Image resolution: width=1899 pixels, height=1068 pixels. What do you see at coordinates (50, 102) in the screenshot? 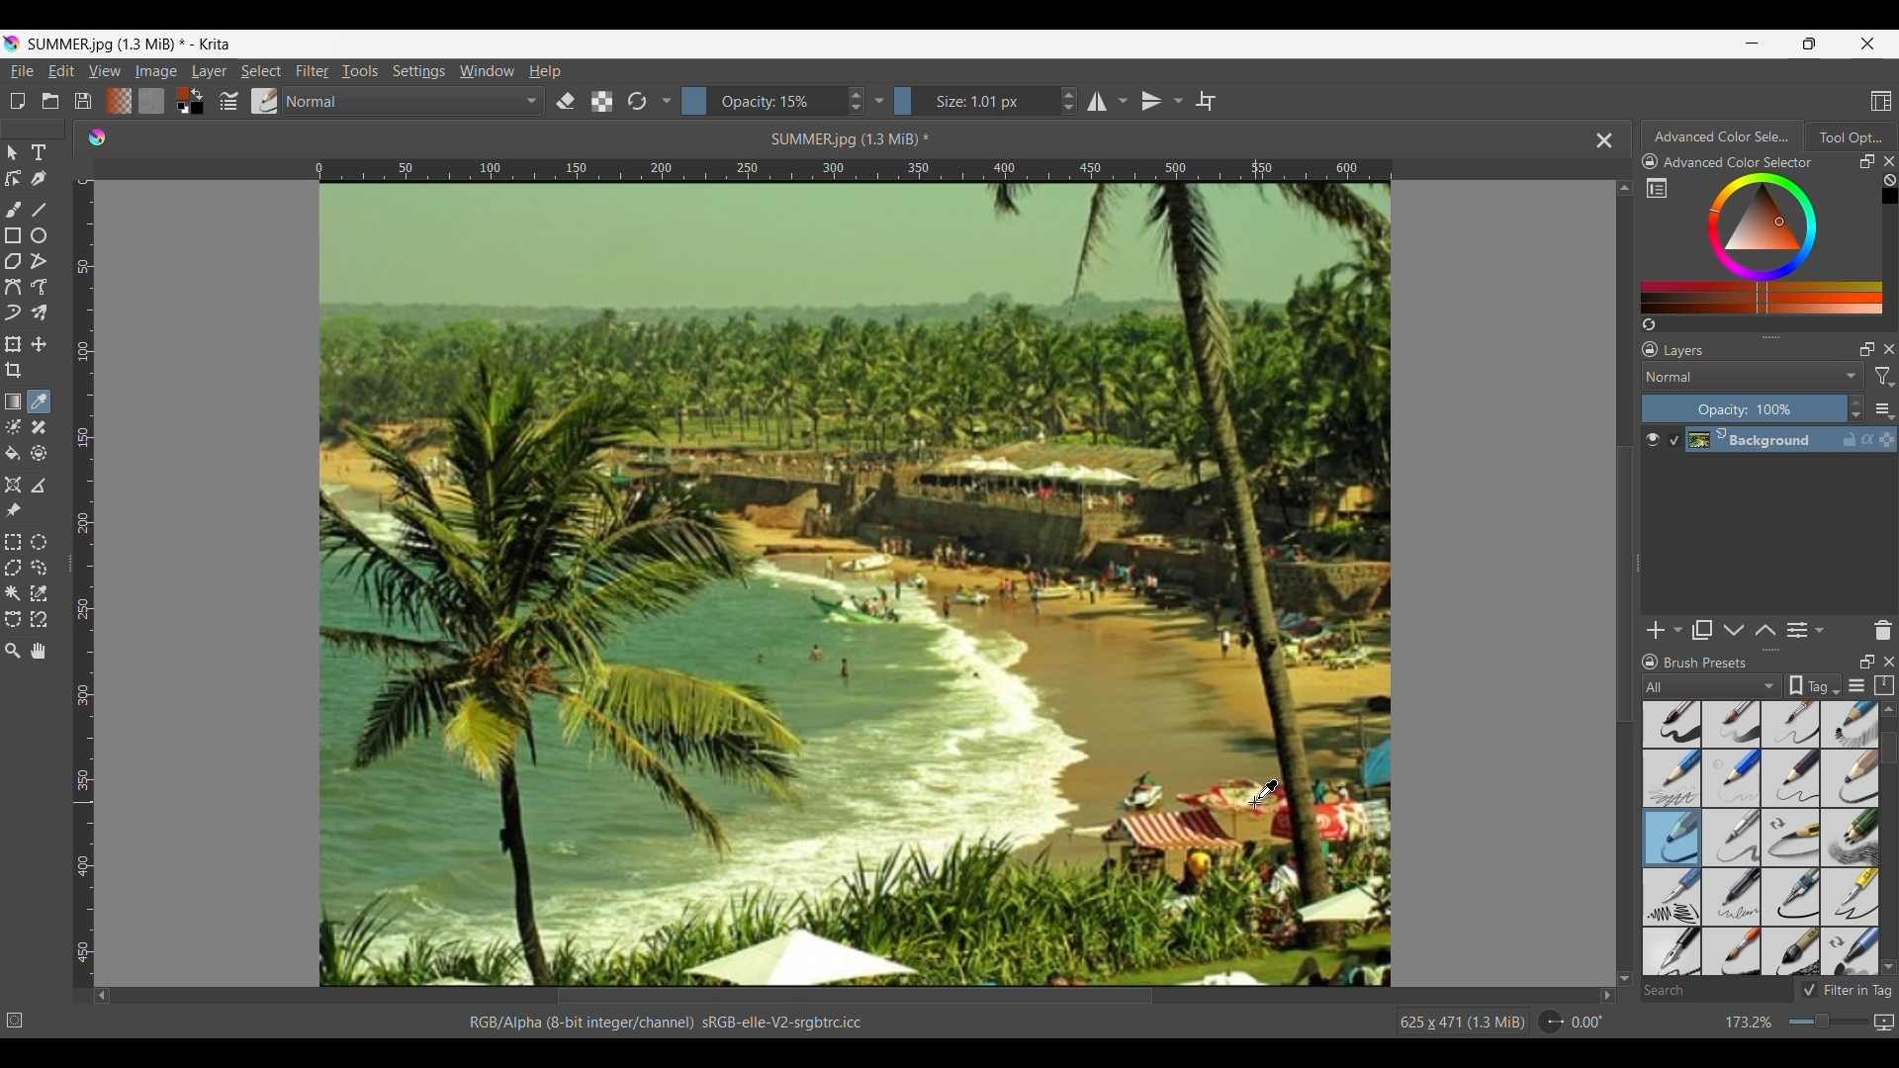
I see `Open an existing document` at bounding box center [50, 102].